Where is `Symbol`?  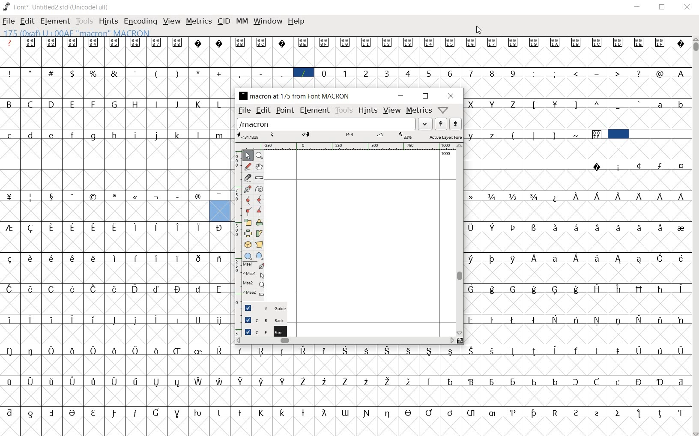
Symbol is located at coordinates (680, 380).